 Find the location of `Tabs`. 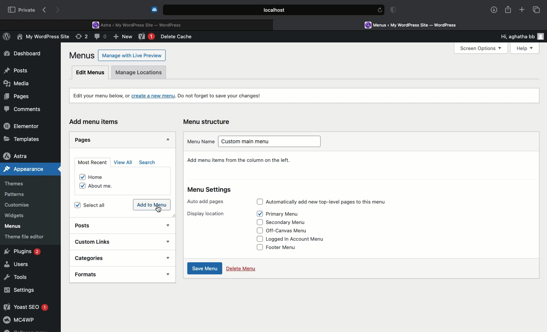

Tabs is located at coordinates (537, 9).